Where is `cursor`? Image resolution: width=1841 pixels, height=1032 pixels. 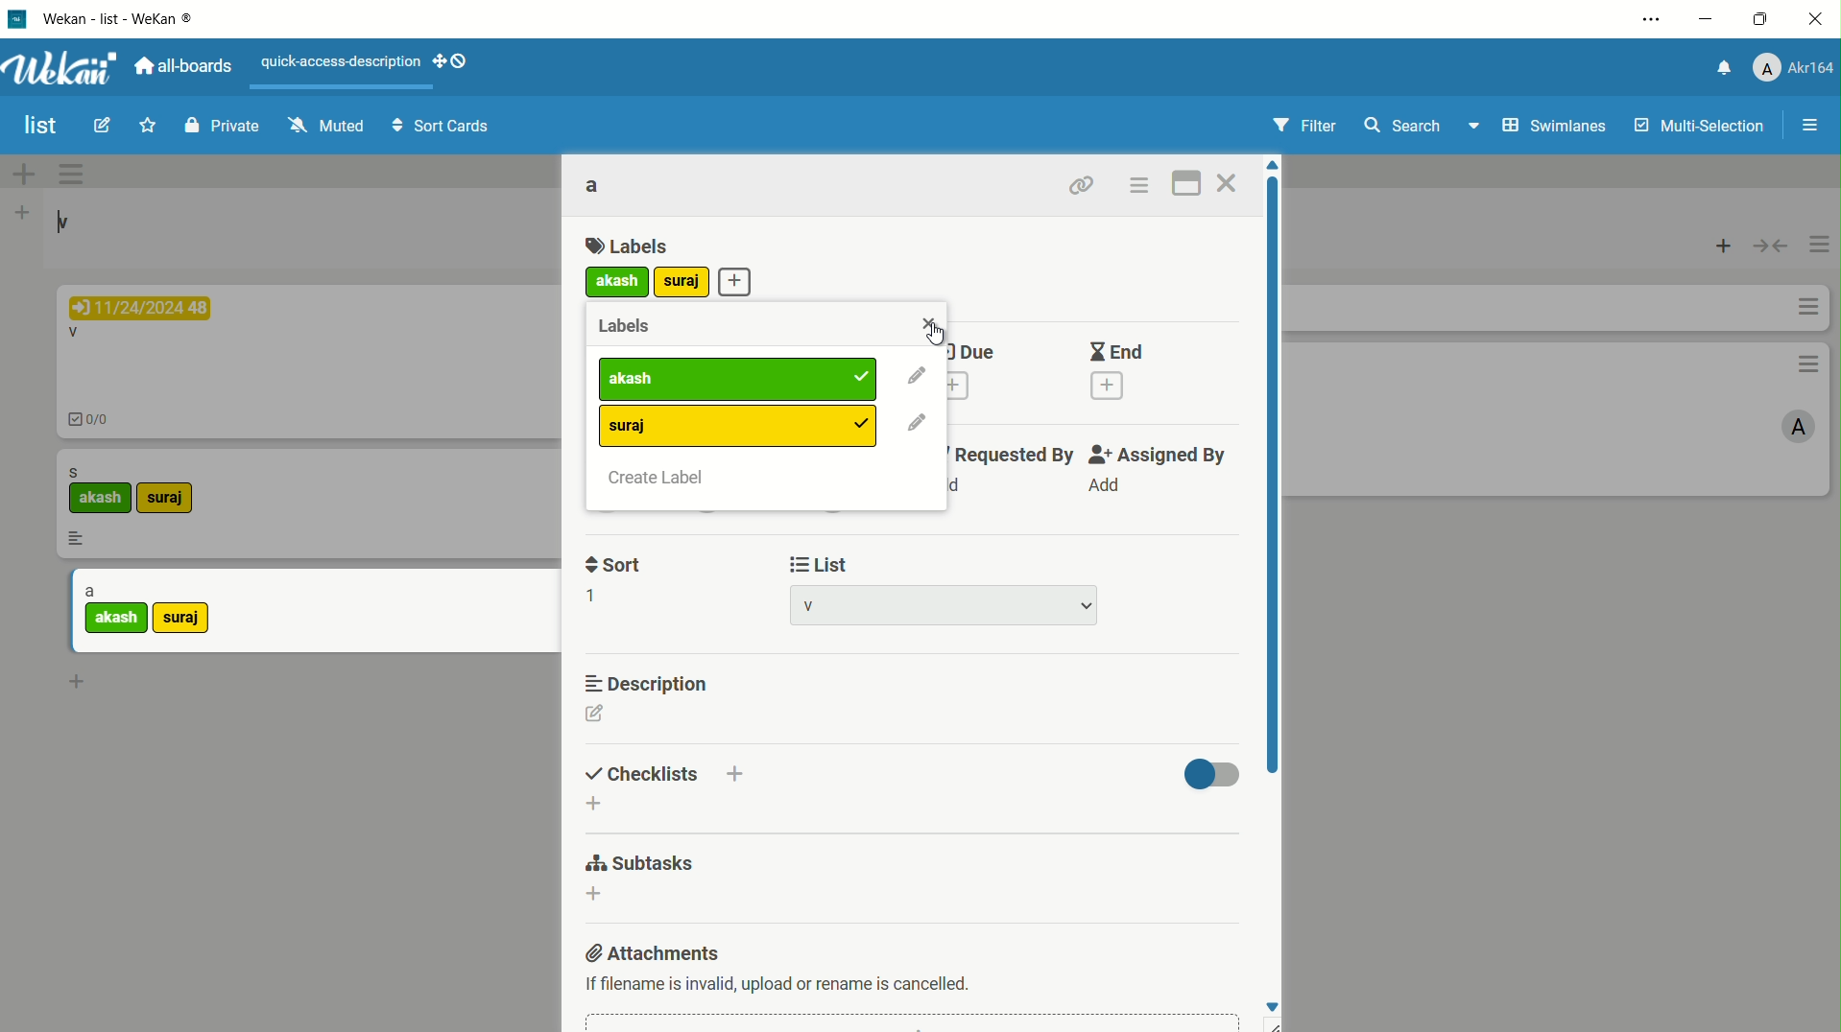
cursor is located at coordinates (934, 332).